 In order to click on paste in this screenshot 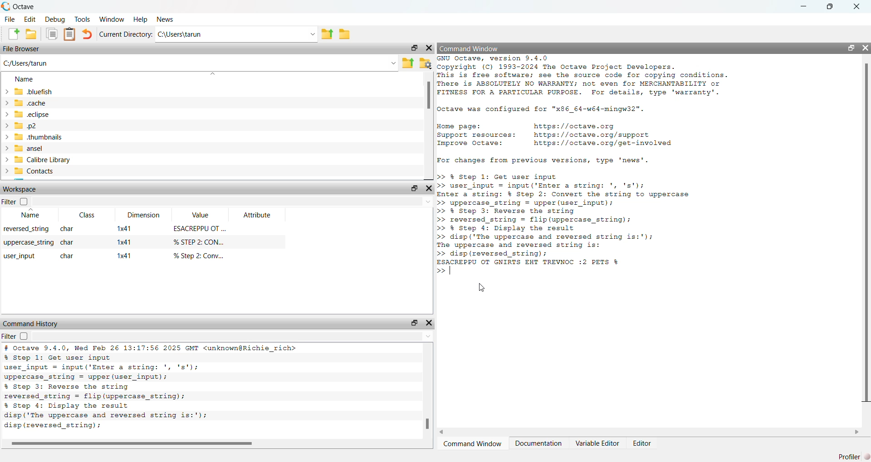, I will do `click(70, 34)`.